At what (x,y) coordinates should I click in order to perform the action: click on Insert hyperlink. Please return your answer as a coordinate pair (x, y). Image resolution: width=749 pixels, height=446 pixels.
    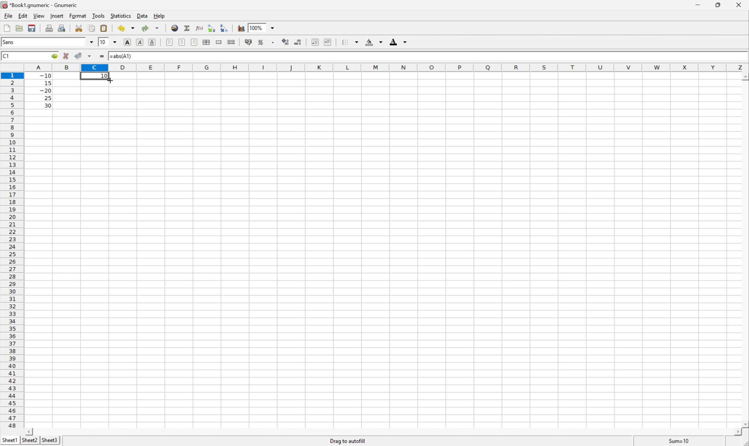
    Looking at the image, I should click on (174, 27).